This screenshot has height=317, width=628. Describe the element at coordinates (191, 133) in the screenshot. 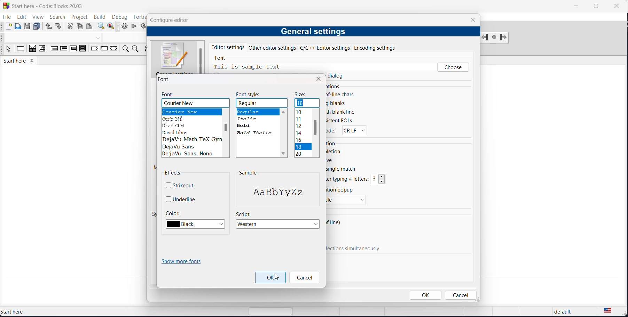

I see `font options` at that location.